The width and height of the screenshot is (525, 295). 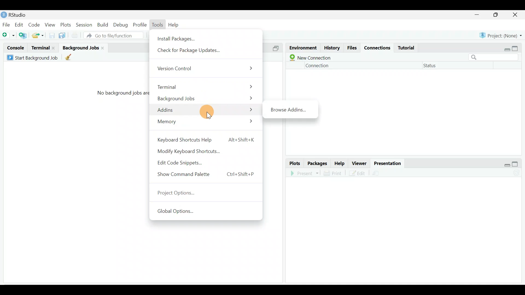 What do you see at coordinates (35, 25) in the screenshot?
I see `Code` at bounding box center [35, 25].